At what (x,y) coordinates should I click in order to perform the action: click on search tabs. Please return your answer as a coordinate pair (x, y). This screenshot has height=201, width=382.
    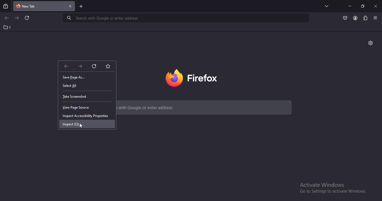
    Looking at the image, I should click on (6, 6).